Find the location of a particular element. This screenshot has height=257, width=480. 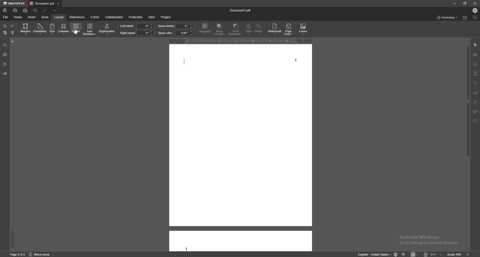

size is located at coordinates (53, 29).